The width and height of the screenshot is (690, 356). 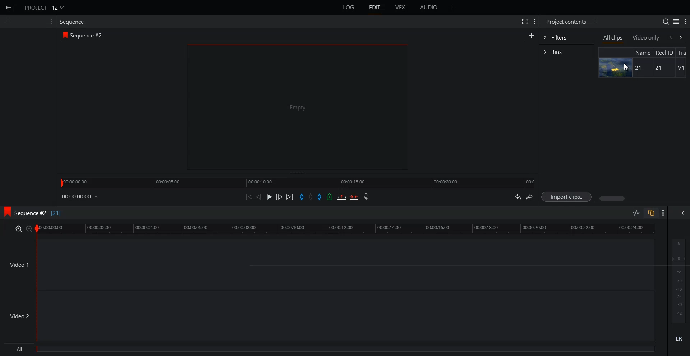 I want to click on Show all audio track, so click(x=683, y=213).